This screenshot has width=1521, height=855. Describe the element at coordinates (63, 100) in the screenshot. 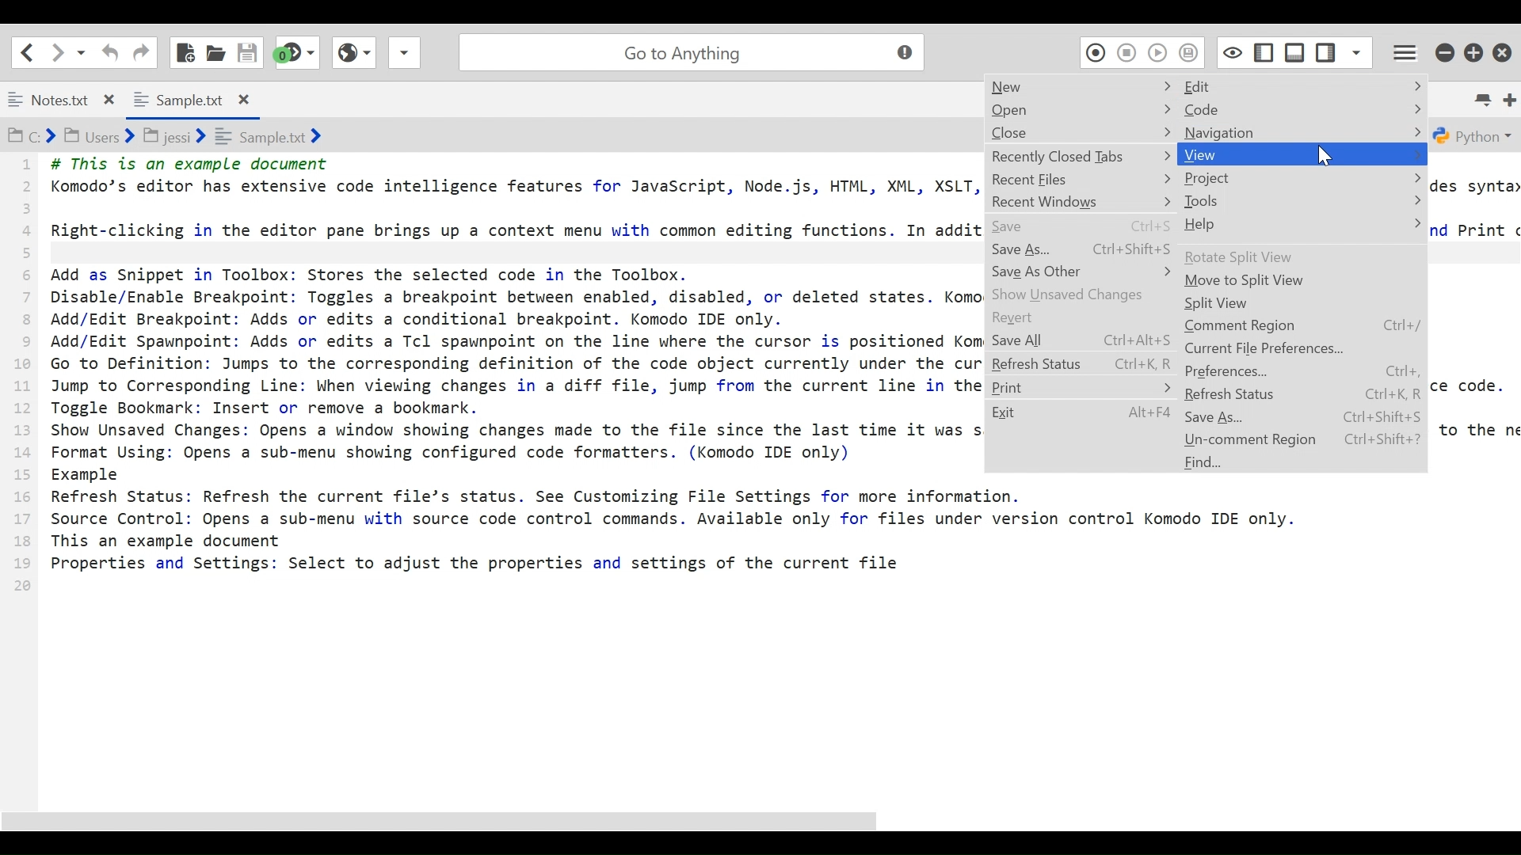

I see `Notes.txt` at that location.